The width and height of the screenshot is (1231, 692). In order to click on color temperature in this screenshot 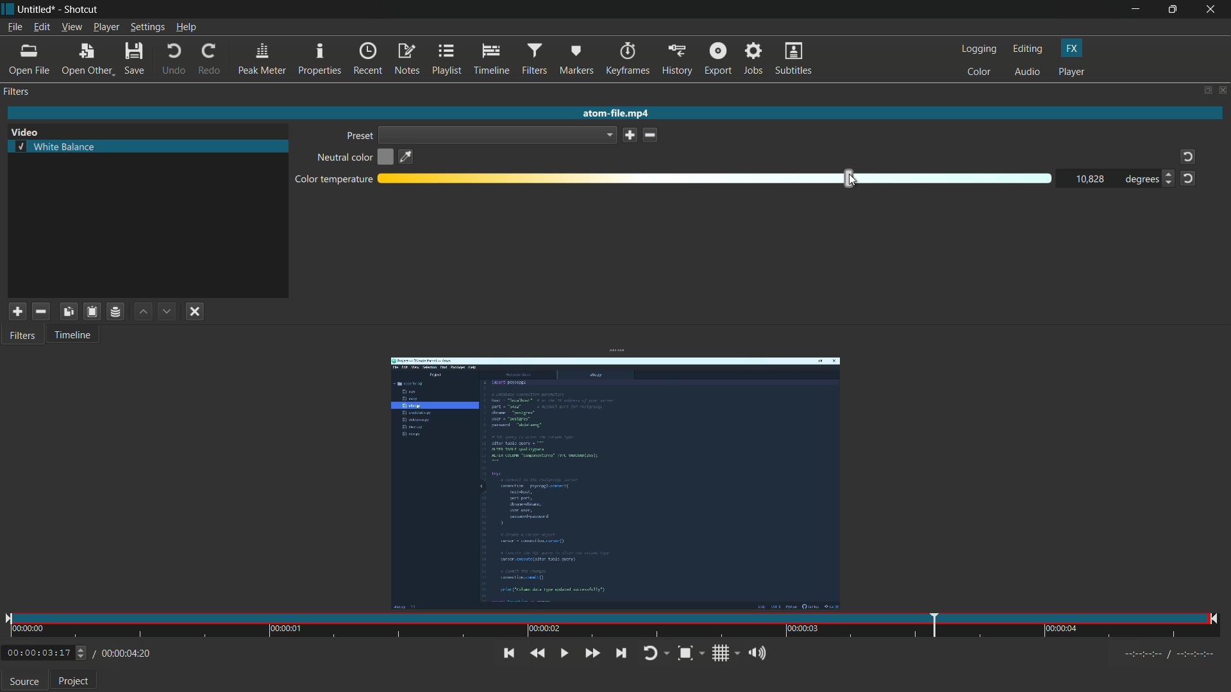, I will do `click(333, 180)`.